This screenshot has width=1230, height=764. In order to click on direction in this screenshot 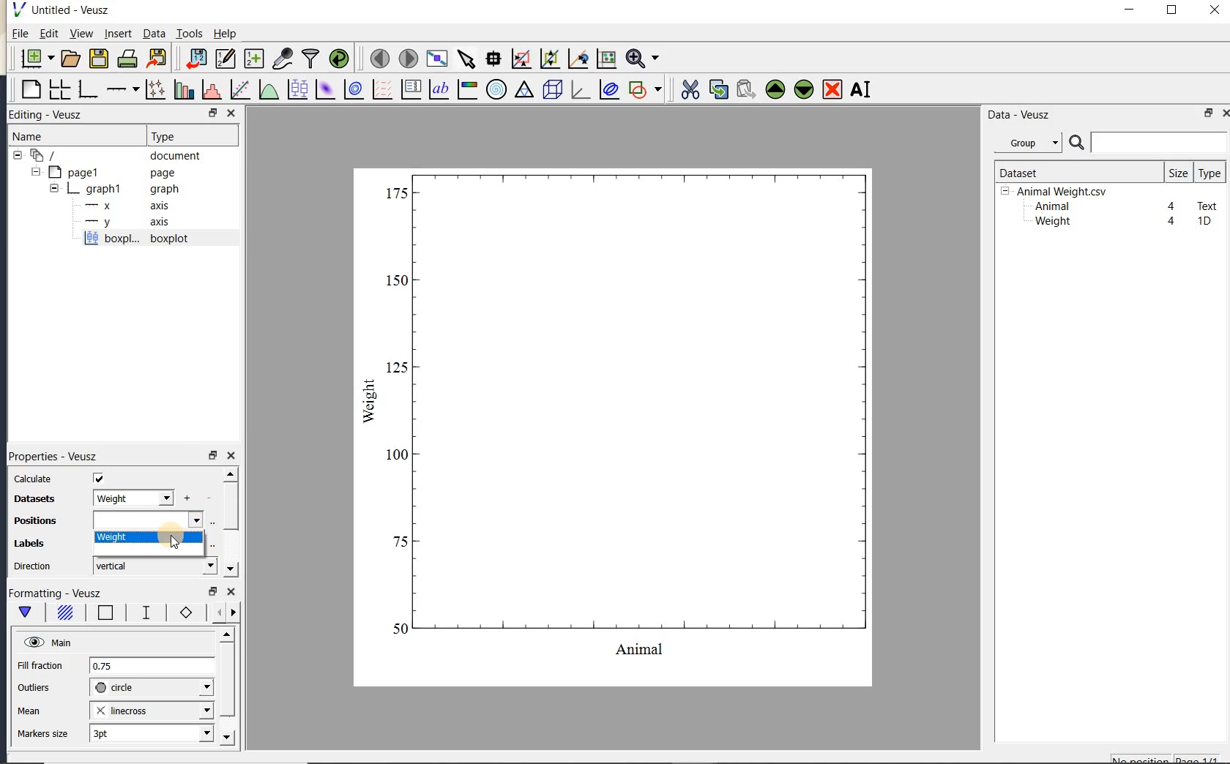, I will do `click(34, 566)`.